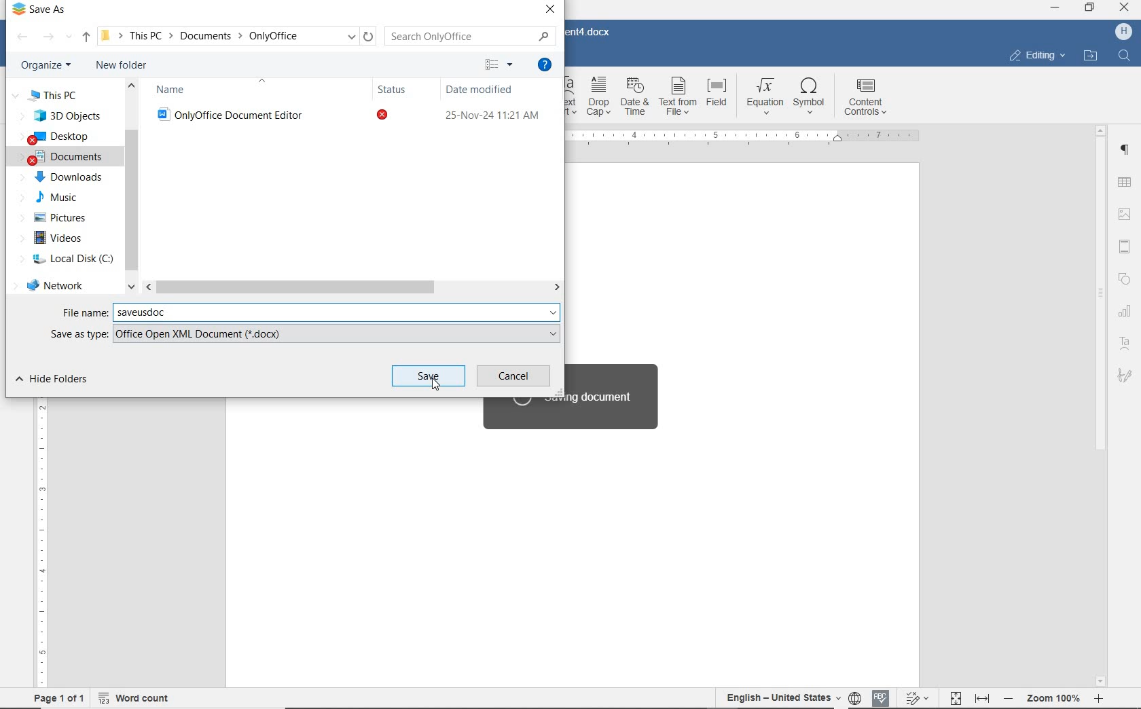 This screenshot has height=709, width=1141. What do you see at coordinates (56, 700) in the screenshot?
I see `page 1 of 1` at bounding box center [56, 700].